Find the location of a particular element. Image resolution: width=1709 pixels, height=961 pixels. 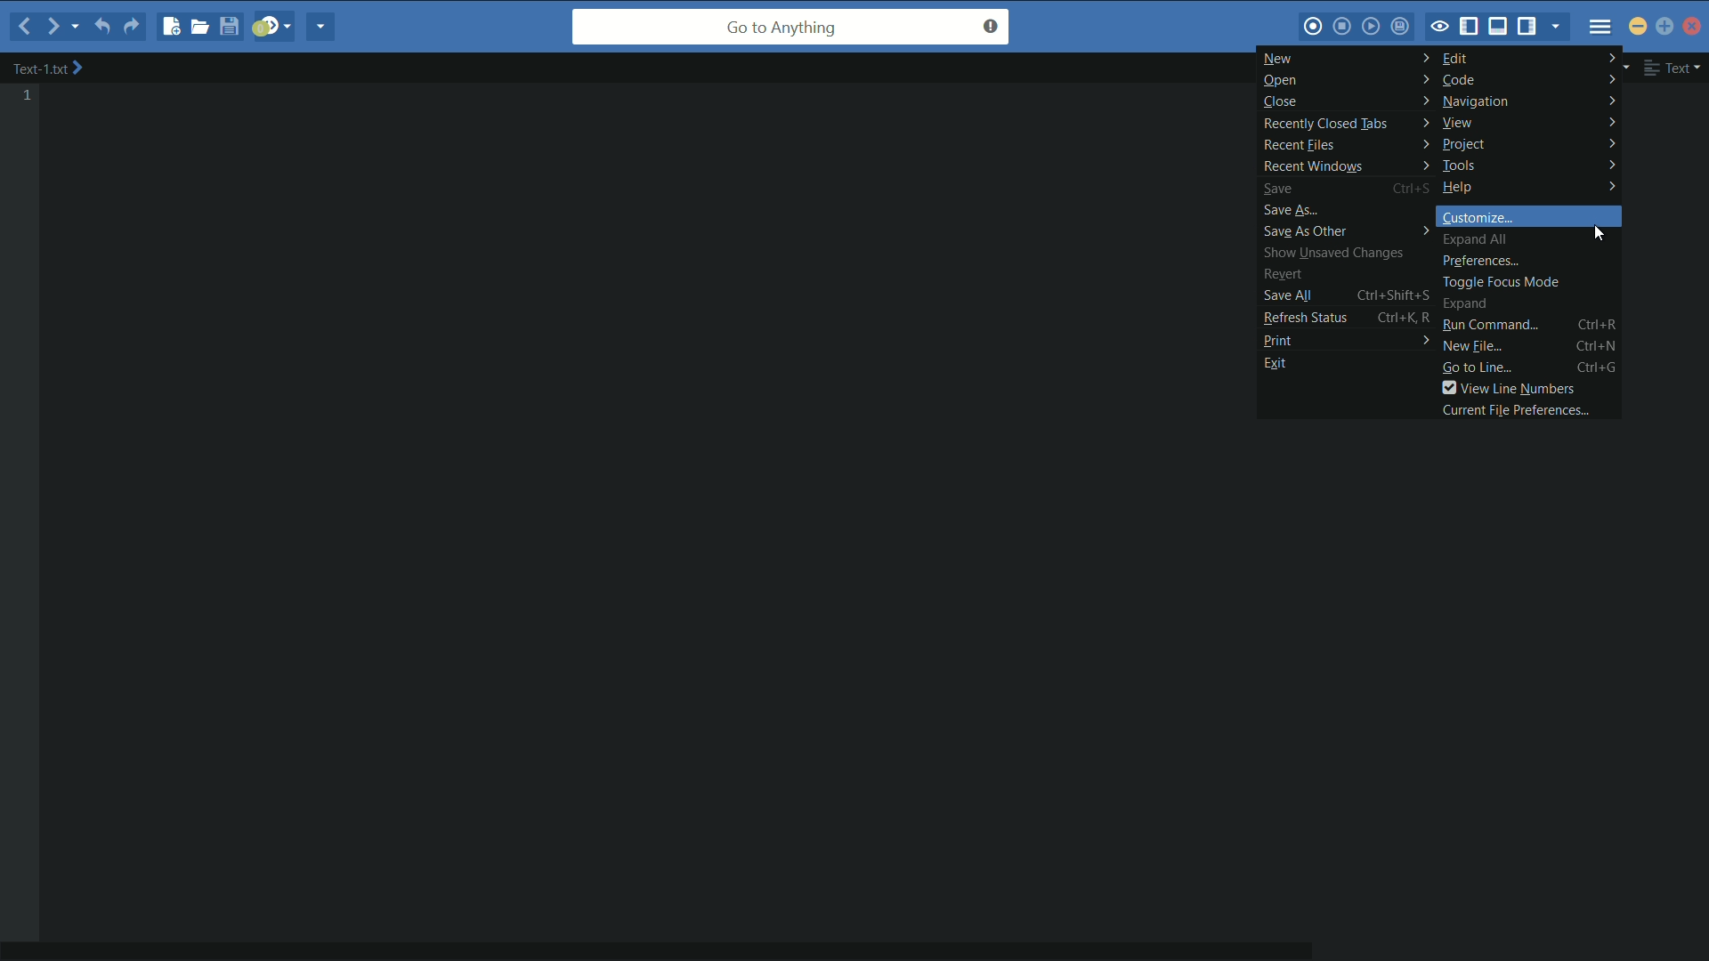

save file is located at coordinates (231, 28).